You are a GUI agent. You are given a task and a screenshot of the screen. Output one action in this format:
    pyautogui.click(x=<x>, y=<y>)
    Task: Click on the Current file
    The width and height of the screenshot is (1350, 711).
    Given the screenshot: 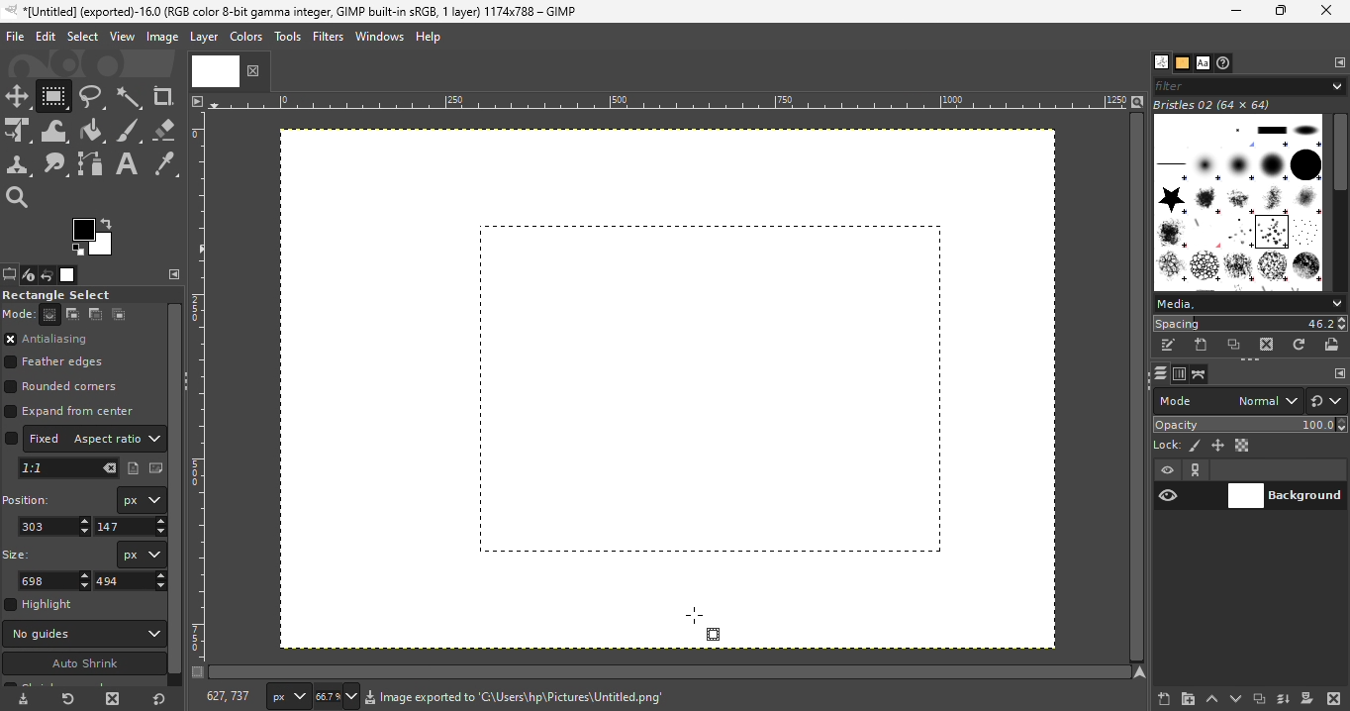 What is the action you would take?
    pyautogui.click(x=215, y=71)
    